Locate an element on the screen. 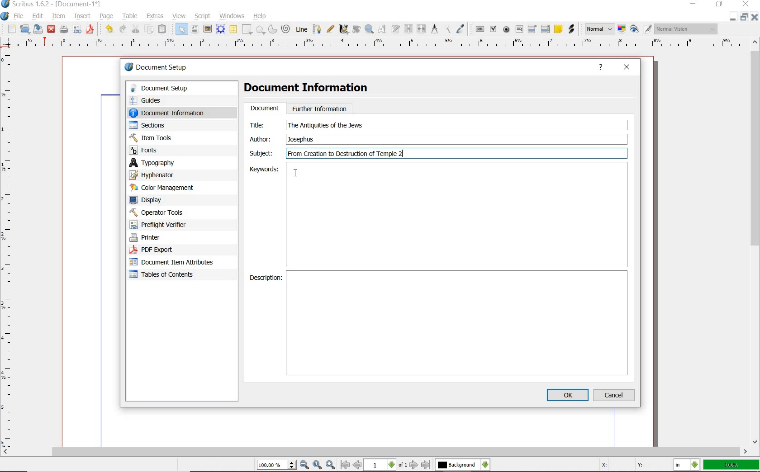 The image size is (760, 472). minimize is located at coordinates (734, 17).